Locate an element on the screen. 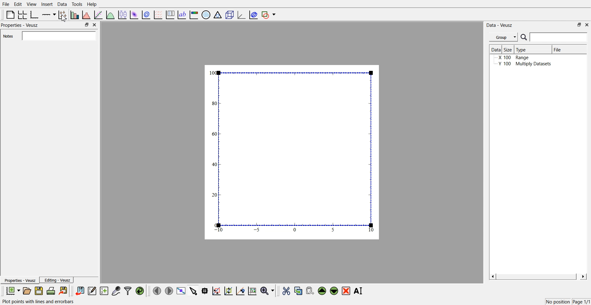 The height and width of the screenshot is (305, 591). read data points is located at coordinates (205, 291).